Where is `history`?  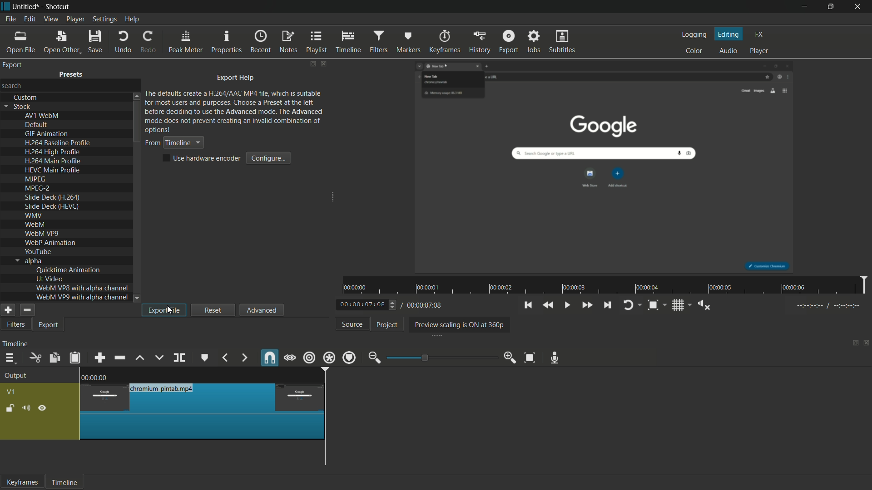 history is located at coordinates (479, 41).